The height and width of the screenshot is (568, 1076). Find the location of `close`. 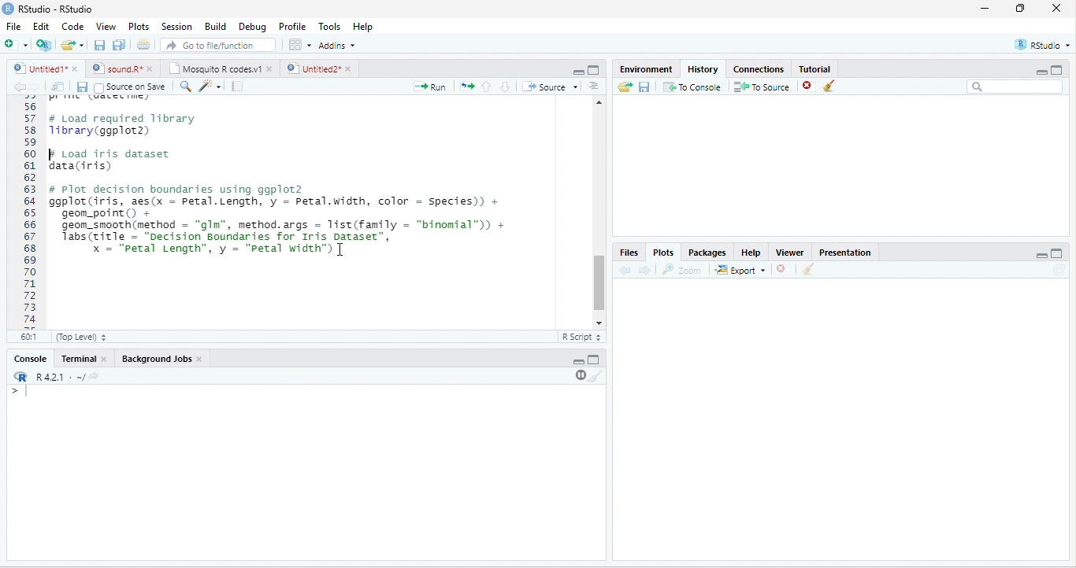

close is located at coordinates (781, 269).